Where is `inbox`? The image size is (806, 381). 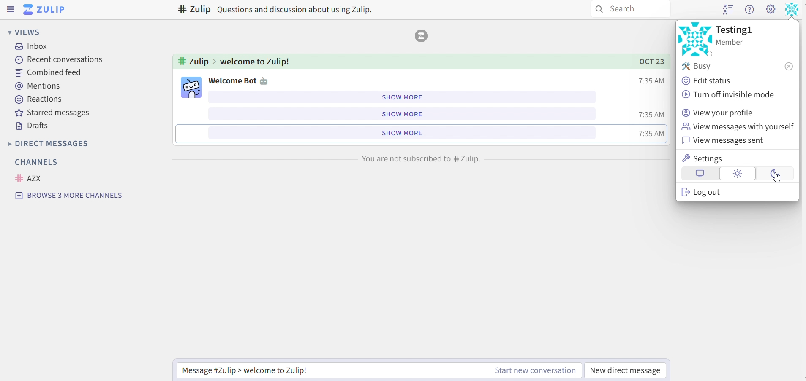
inbox is located at coordinates (35, 47).